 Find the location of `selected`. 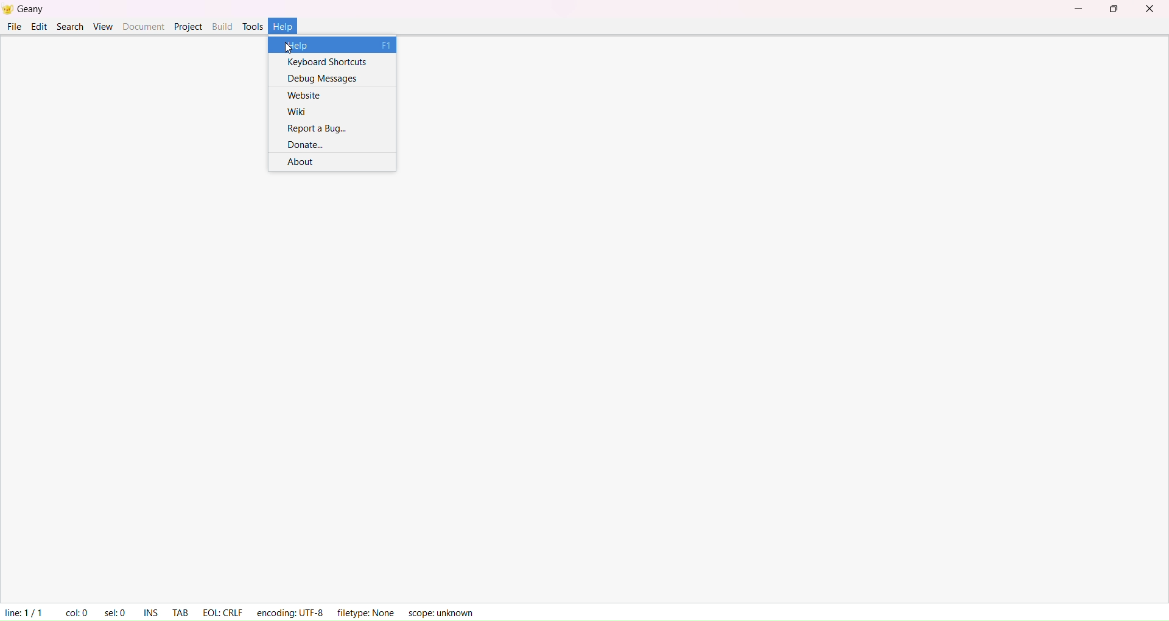

selected is located at coordinates (113, 610).